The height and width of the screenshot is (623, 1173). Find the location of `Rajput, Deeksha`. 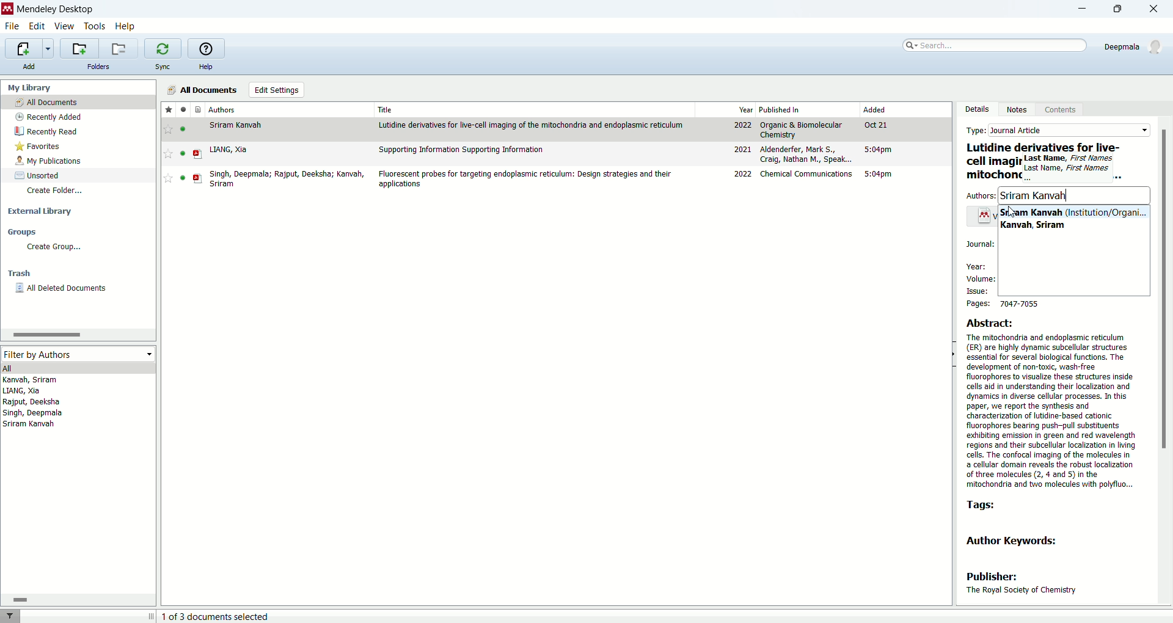

Rajput, Deeksha is located at coordinates (31, 402).